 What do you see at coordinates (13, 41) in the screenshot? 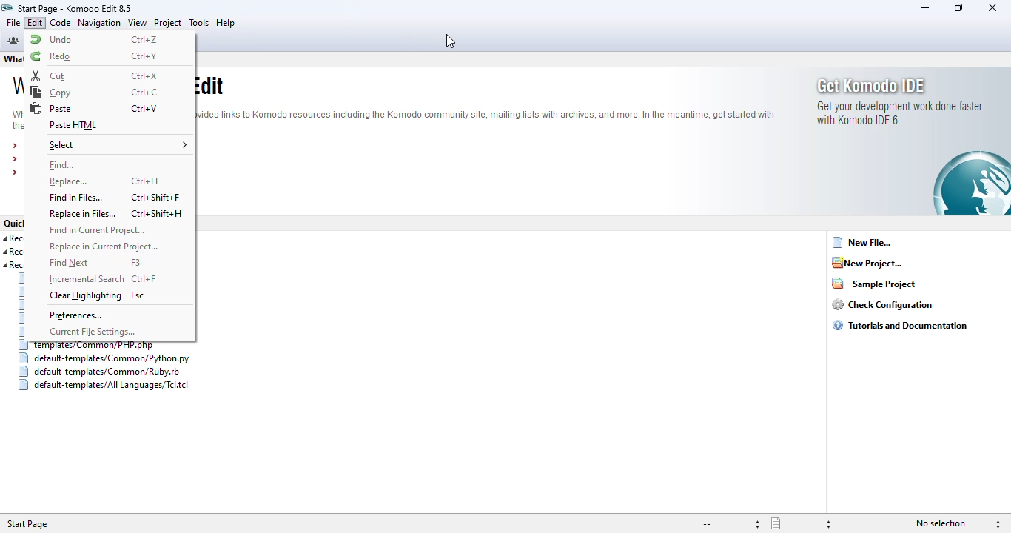
I see `komodo community` at bounding box center [13, 41].